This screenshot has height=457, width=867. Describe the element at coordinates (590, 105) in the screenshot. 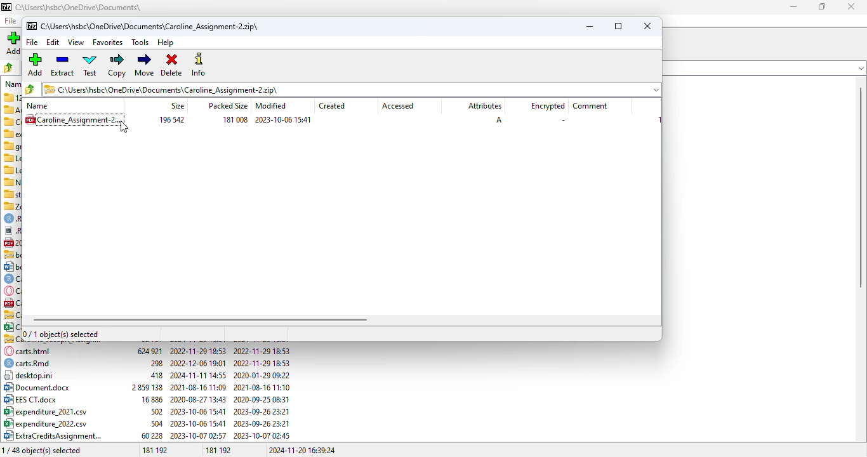

I see `comment` at that location.